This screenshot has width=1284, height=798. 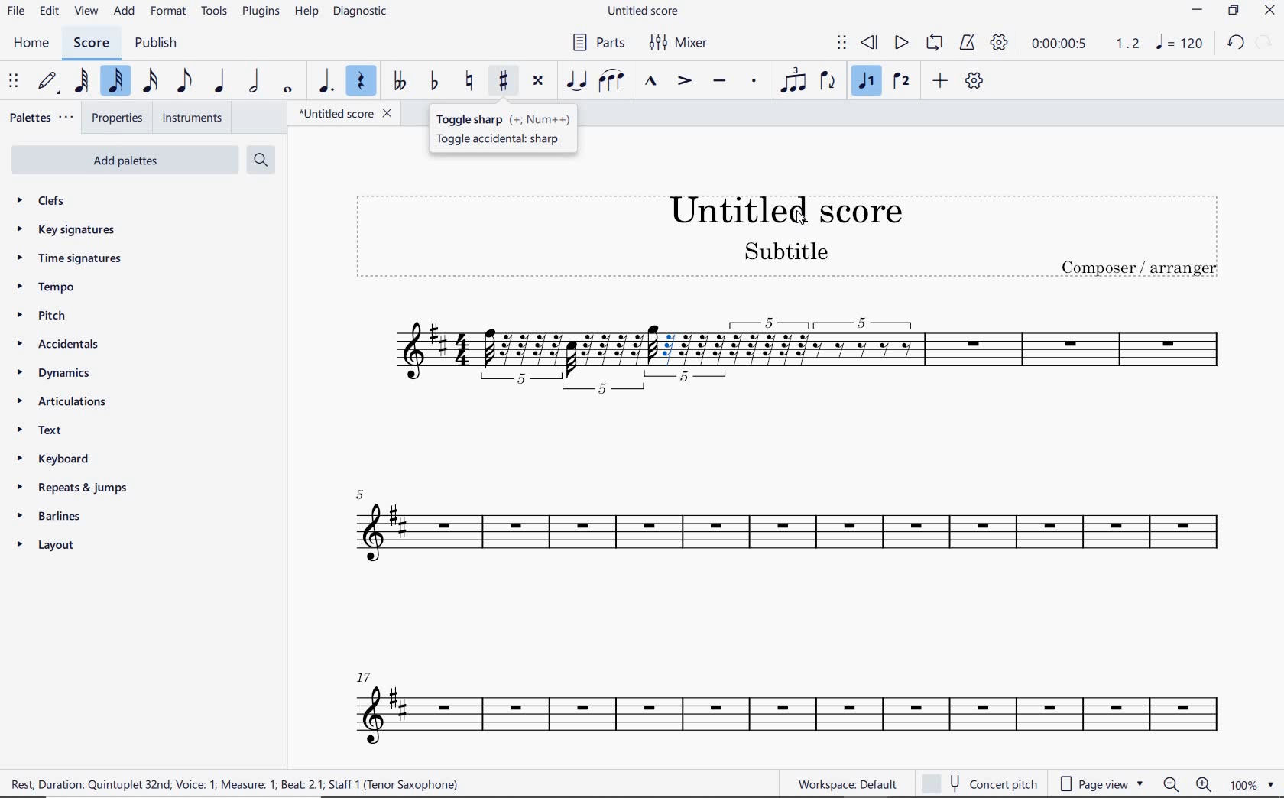 What do you see at coordinates (79, 259) in the screenshot?
I see `TIME SIGNATURES` at bounding box center [79, 259].